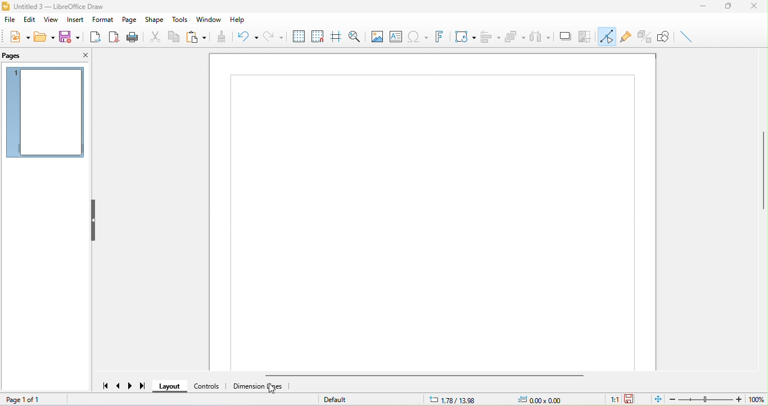 This screenshot has height=406, width=768. What do you see at coordinates (427, 376) in the screenshot?
I see `horizontal scroll bar` at bounding box center [427, 376].